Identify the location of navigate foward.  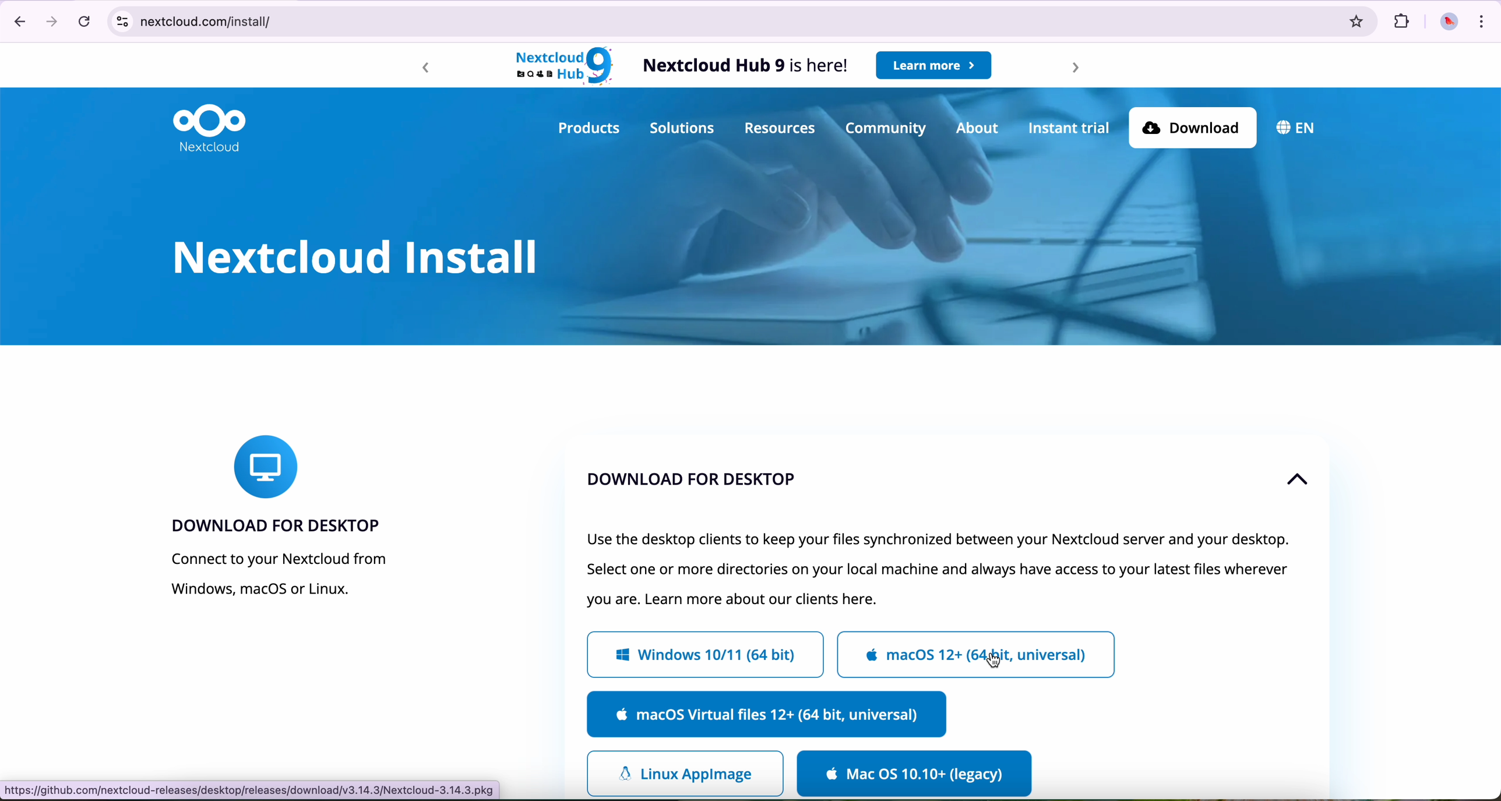
(52, 23).